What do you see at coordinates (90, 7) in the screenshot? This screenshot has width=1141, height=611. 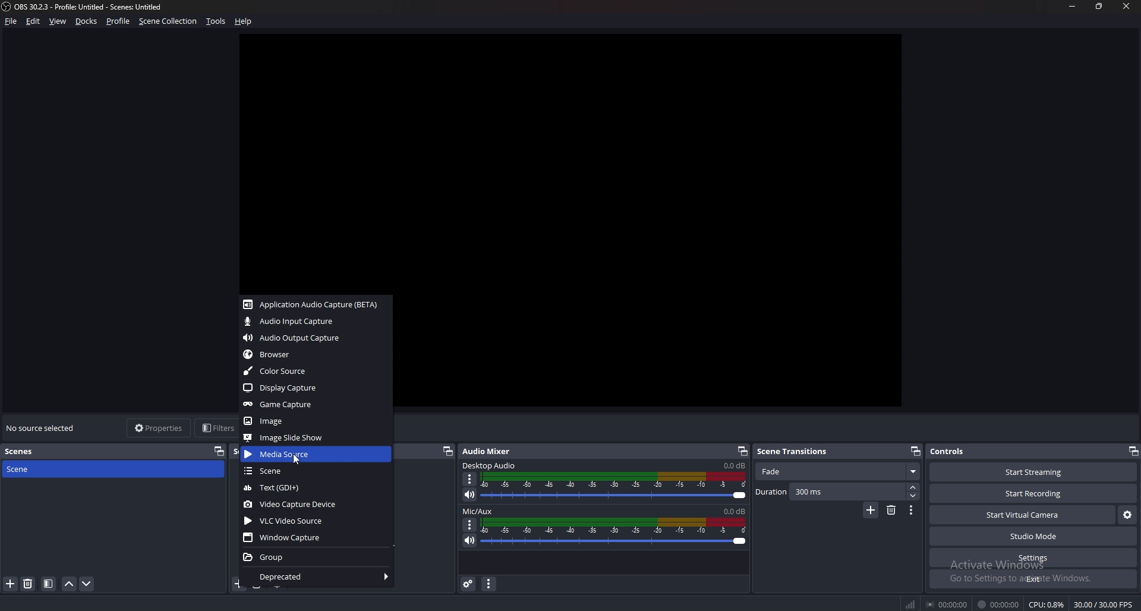 I see `‘OBS 30.2.3 - Profile: Untitled - Scenes: Untitled` at bounding box center [90, 7].